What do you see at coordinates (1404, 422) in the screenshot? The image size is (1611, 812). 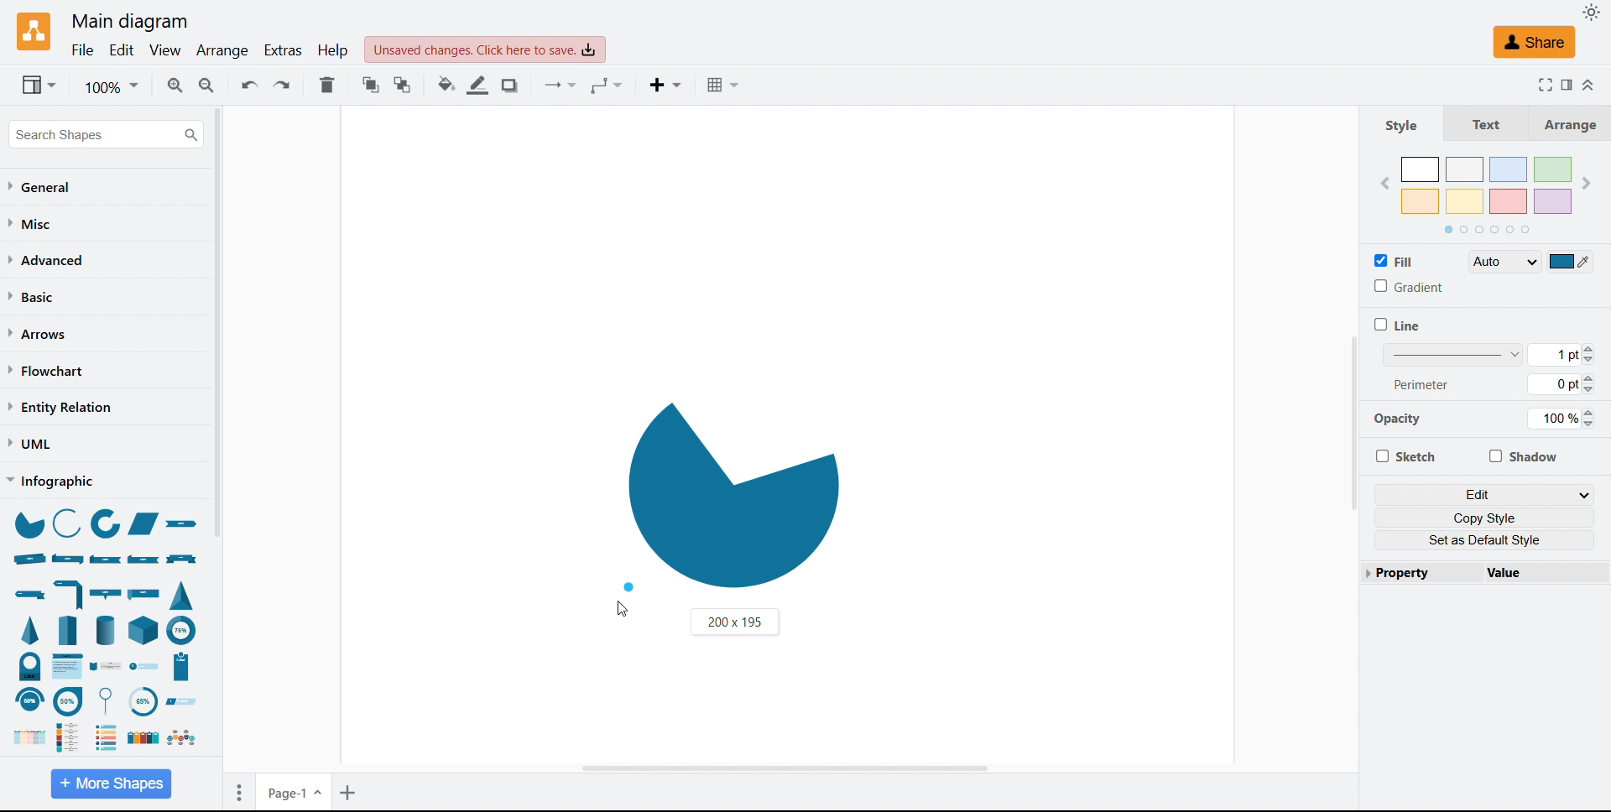 I see `opacity` at bounding box center [1404, 422].